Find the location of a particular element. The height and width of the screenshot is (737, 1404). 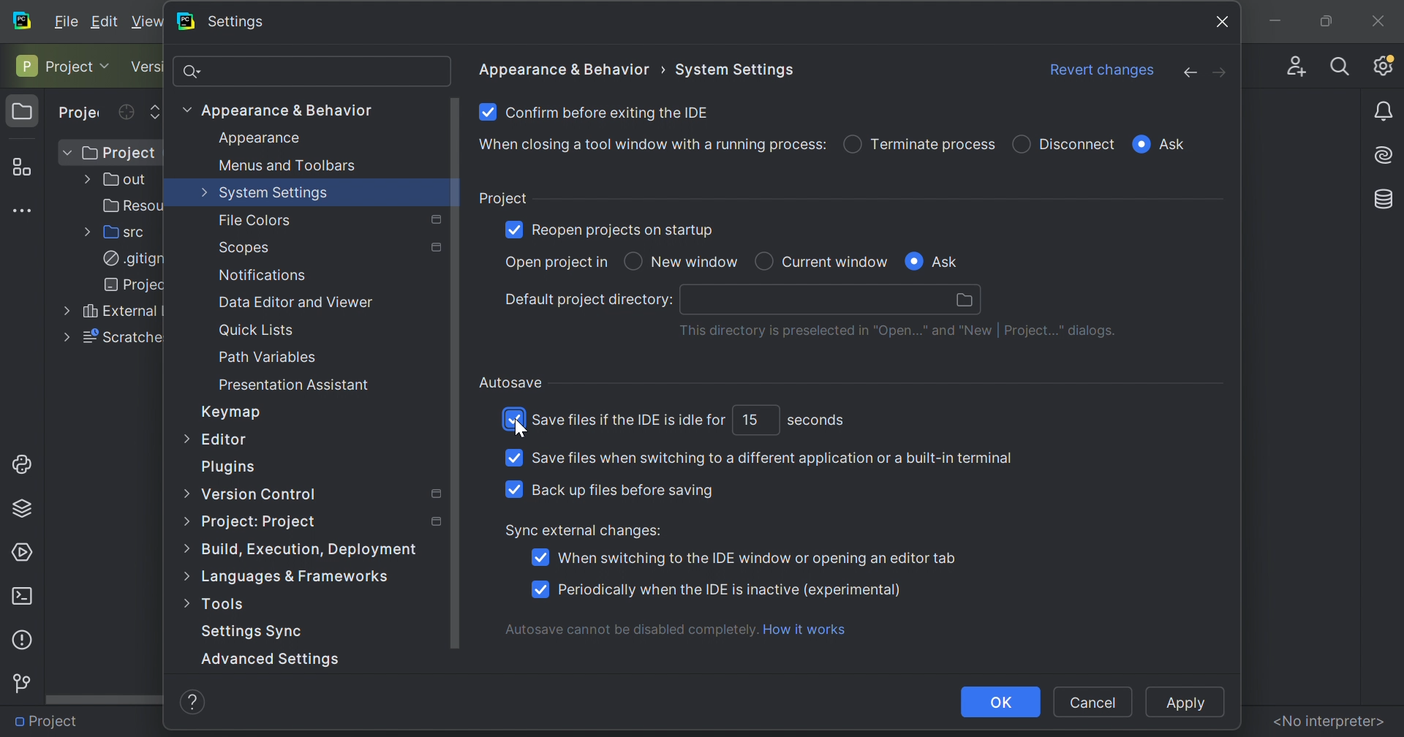

System settings is located at coordinates (736, 67).